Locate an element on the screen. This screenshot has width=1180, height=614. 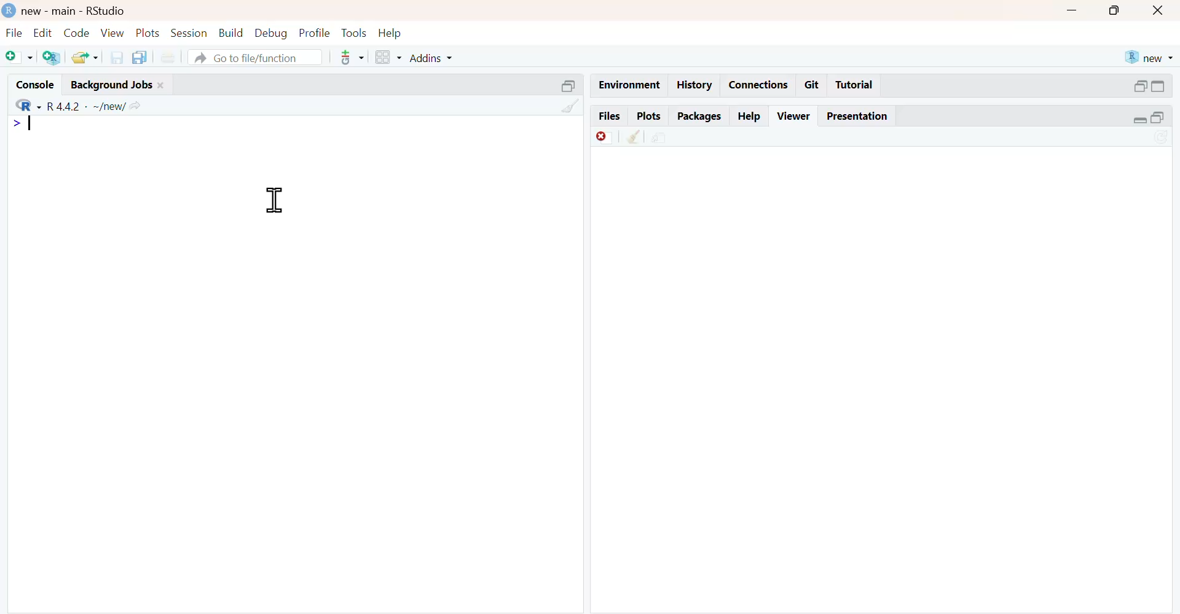
expand/collapse is located at coordinates (1159, 87).